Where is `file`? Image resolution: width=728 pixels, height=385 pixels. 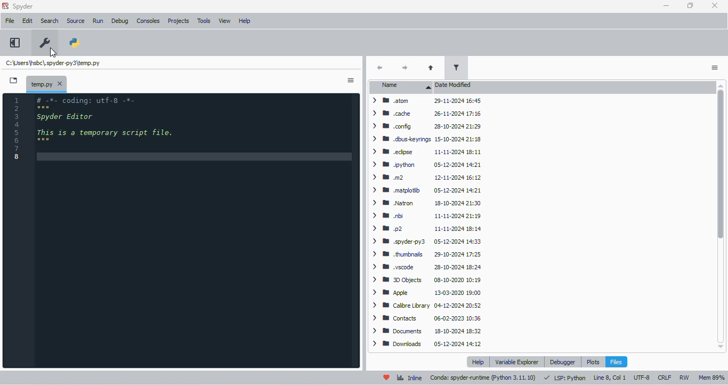 file is located at coordinates (9, 20).